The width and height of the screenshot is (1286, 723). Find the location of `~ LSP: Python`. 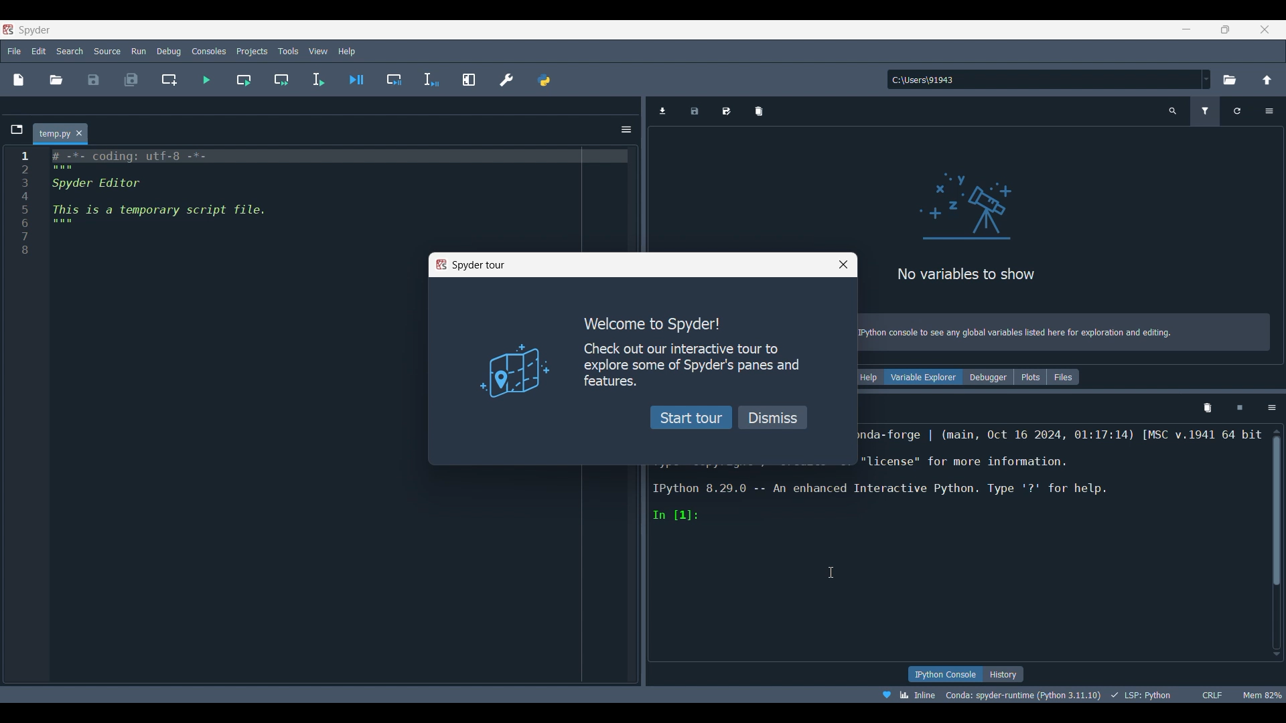

~ LSP: Python is located at coordinates (1145, 693).